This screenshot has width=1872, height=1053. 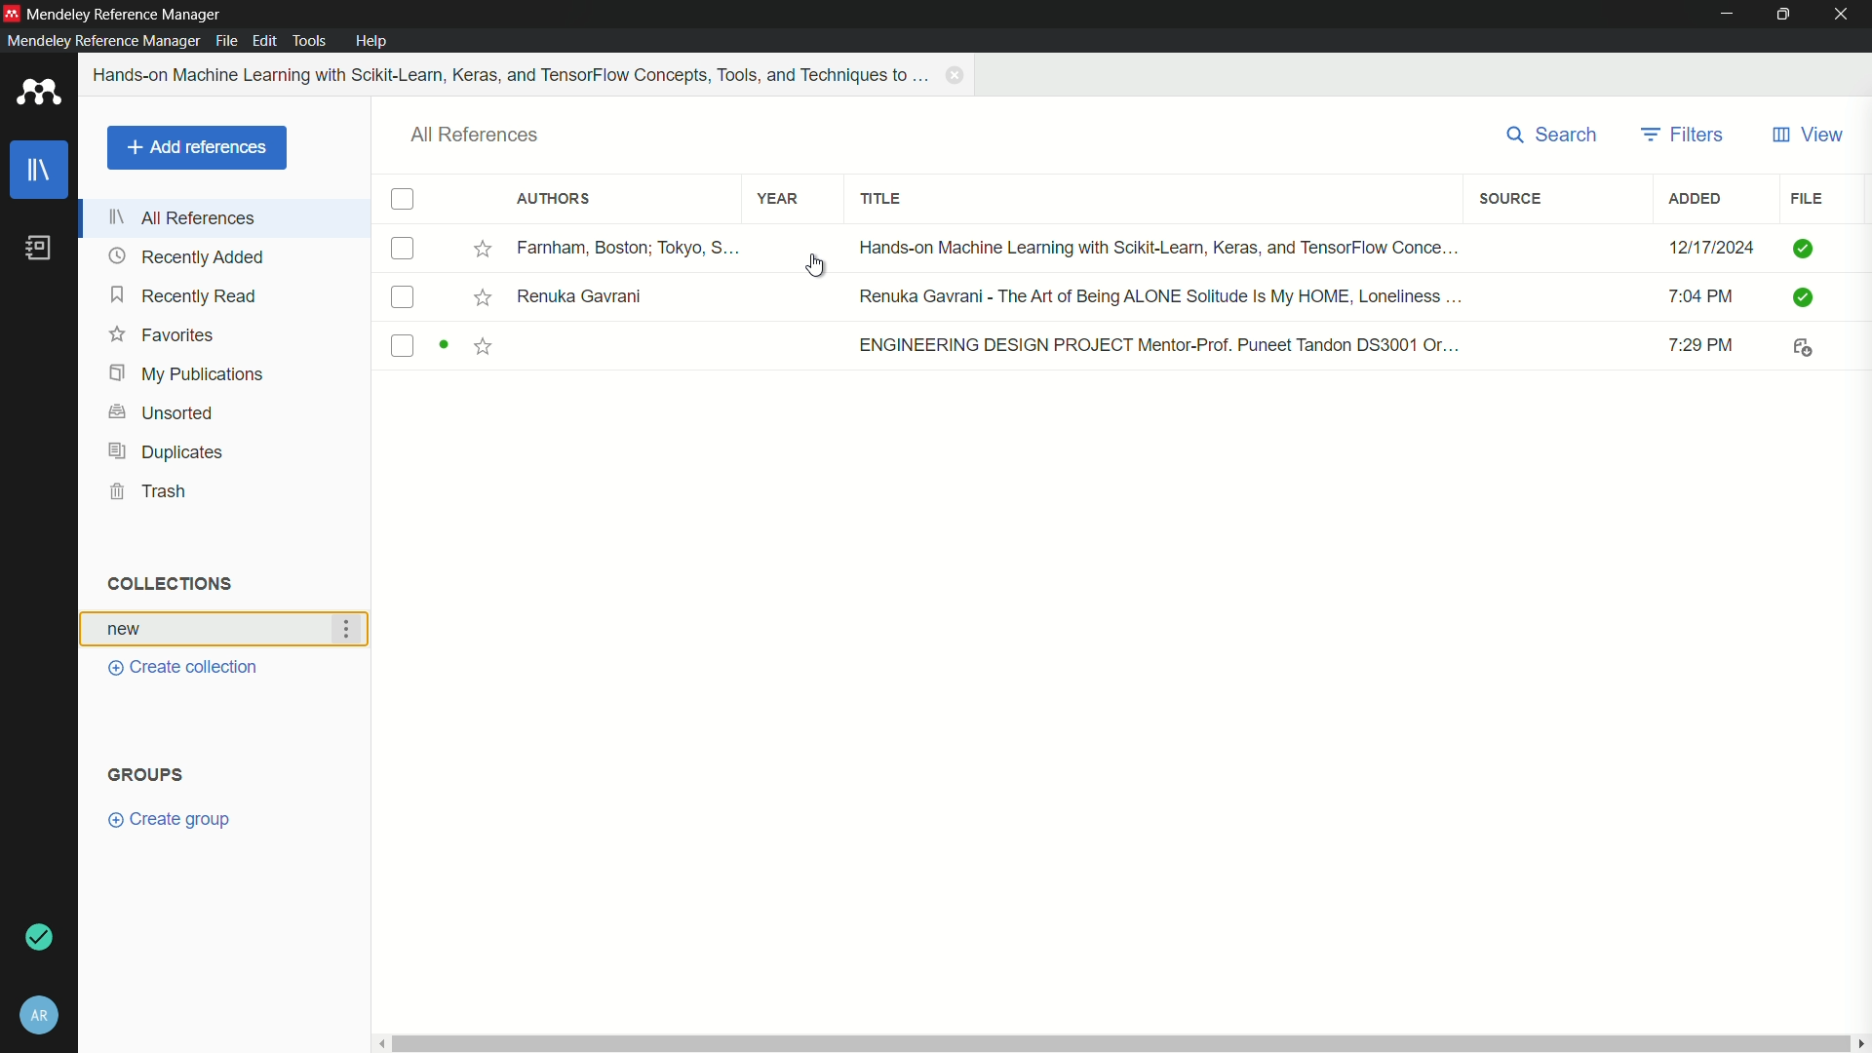 What do you see at coordinates (162, 334) in the screenshot?
I see `favorites` at bounding box center [162, 334].